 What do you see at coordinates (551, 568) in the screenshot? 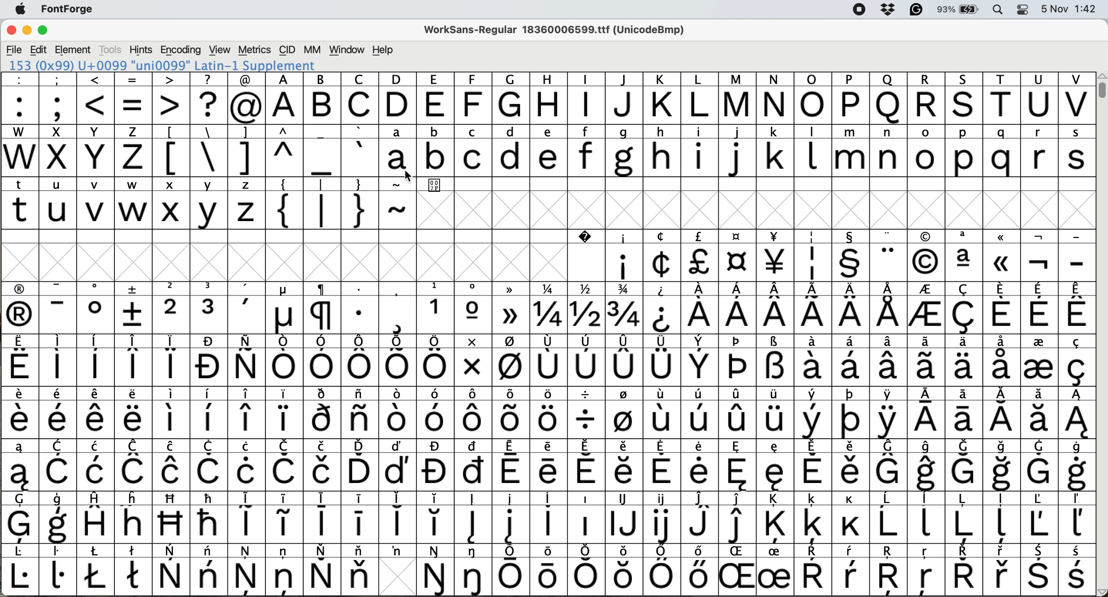
I see `symbol` at bounding box center [551, 568].